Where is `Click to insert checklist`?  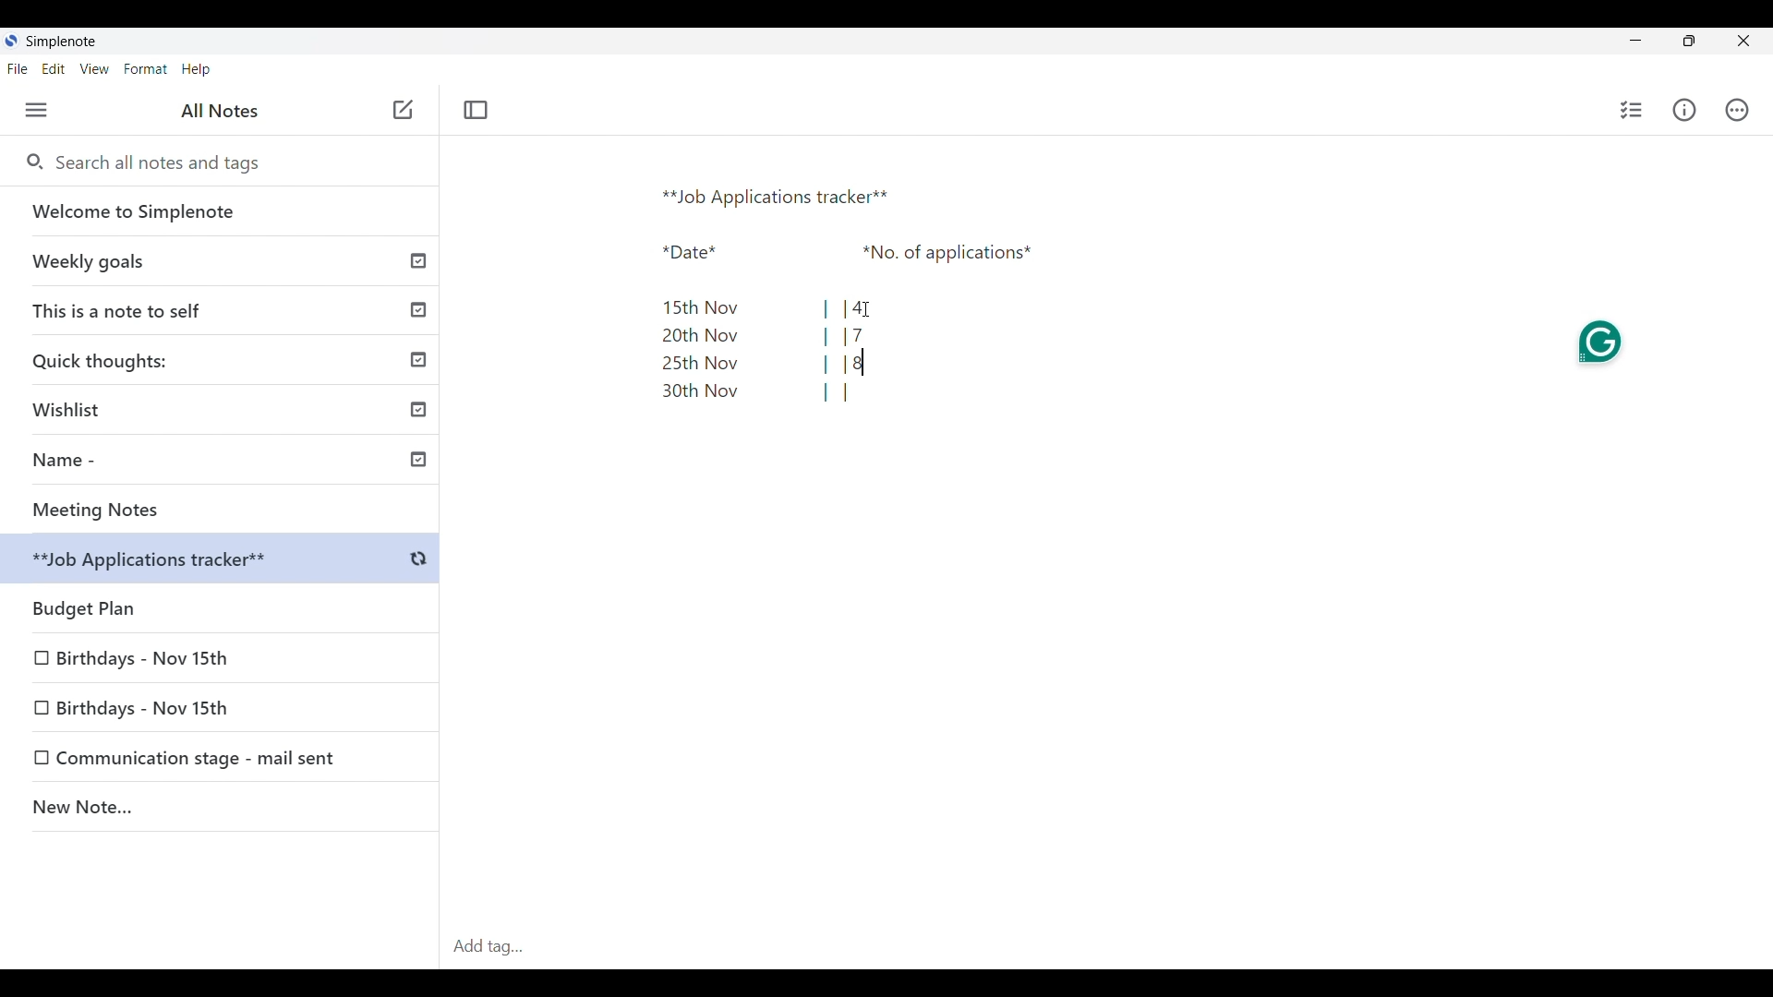
Click to insert checklist is located at coordinates (1633, 110).